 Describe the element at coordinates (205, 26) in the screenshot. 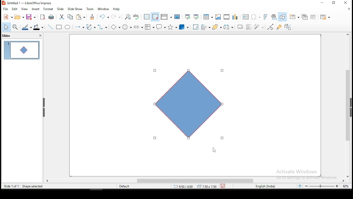

I see `align objects` at that location.